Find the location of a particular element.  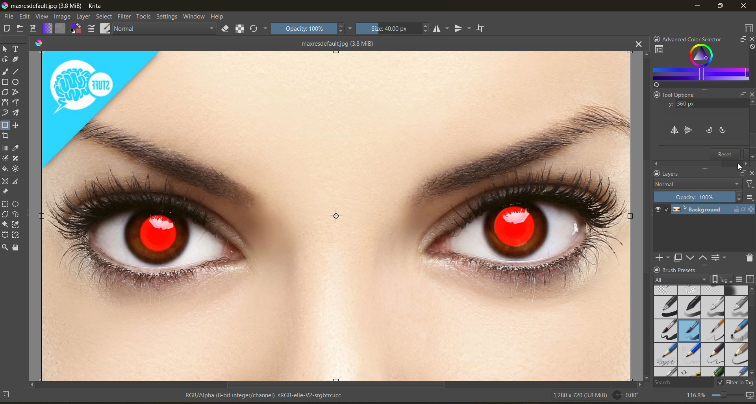

tool is located at coordinates (17, 235).